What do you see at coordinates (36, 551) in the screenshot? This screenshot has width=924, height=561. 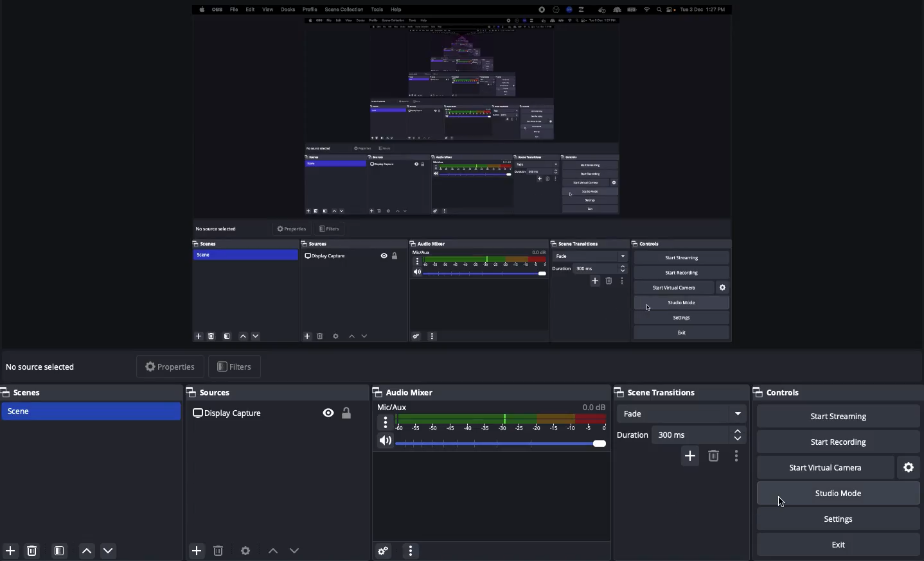 I see `delete` at bounding box center [36, 551].